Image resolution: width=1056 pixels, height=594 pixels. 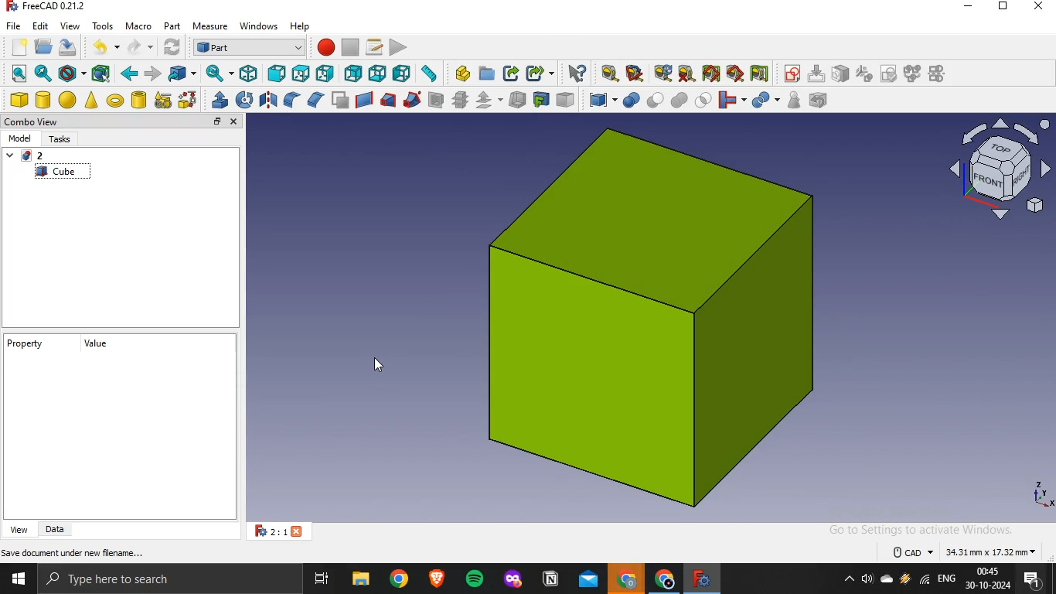 What do you see at coordinates (565, 100) in the screenshot?
I see `color per face` at bounding box center [565, 100].